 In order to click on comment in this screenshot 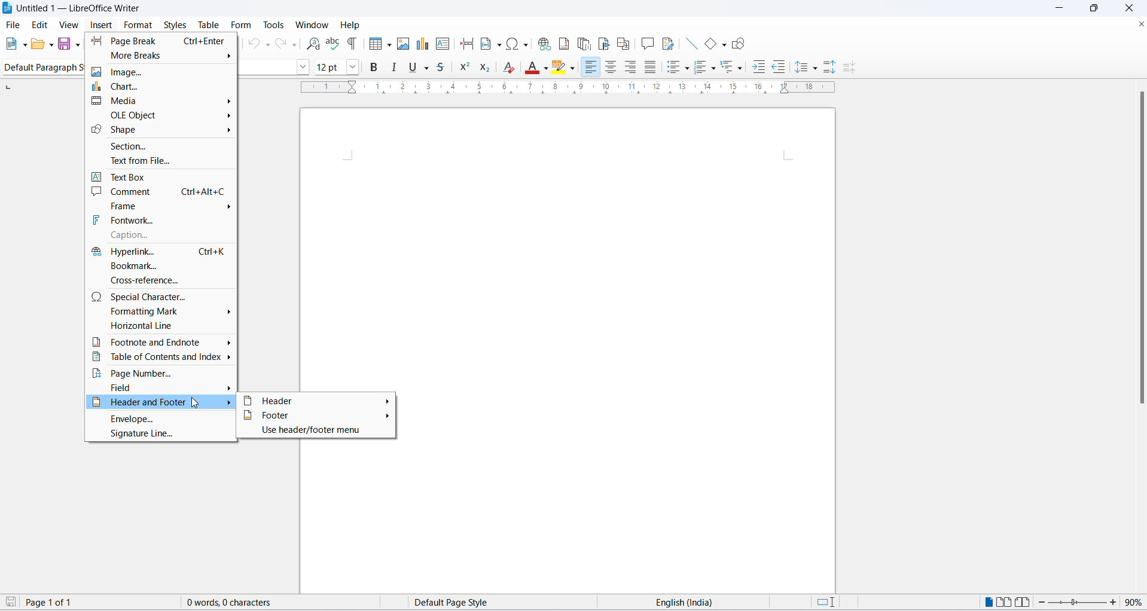, I will do `click(161, 191)`.